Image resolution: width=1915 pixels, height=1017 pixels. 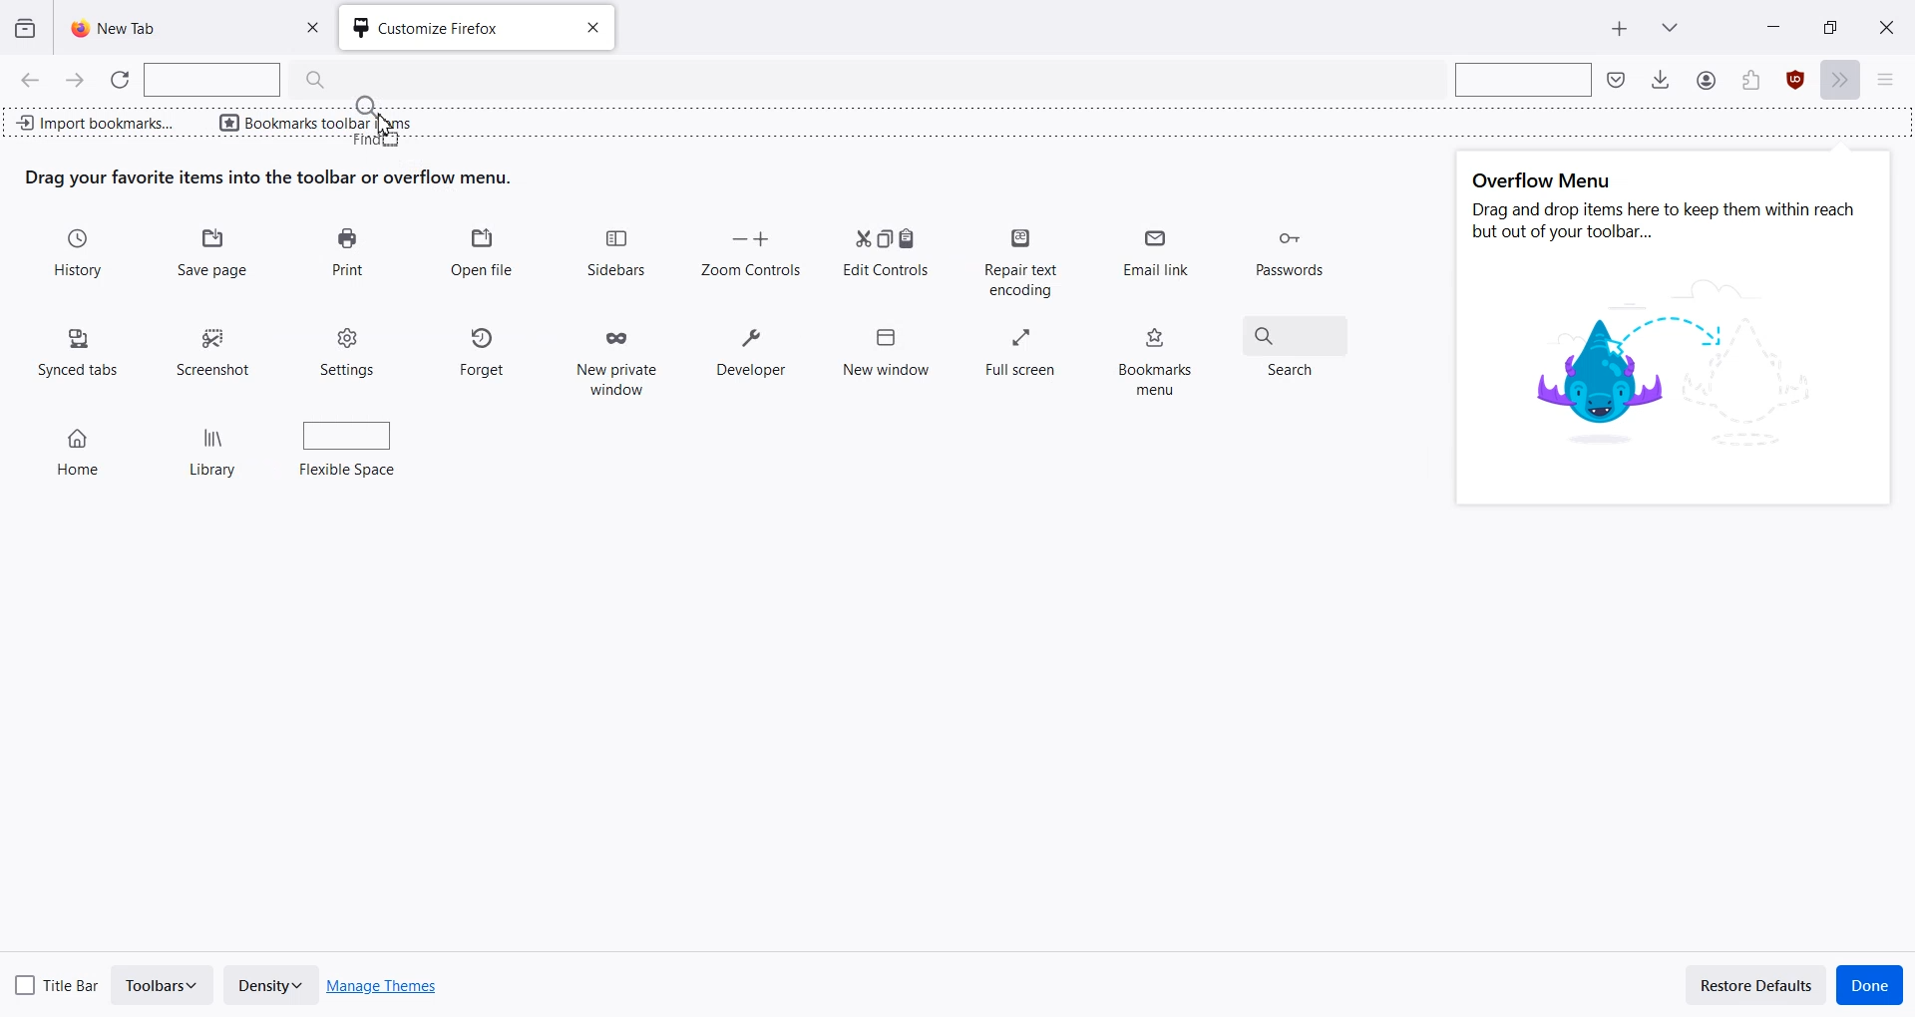 What do you see at coordinates (1288, 255) in the screenshot?
I see `Passwords` at bounding box center [1288, 255].